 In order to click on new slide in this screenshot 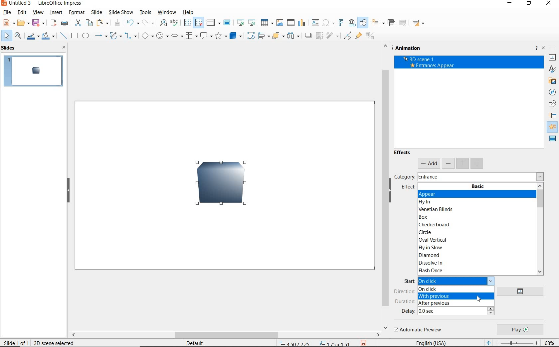, I will do `click(378, 23)`.